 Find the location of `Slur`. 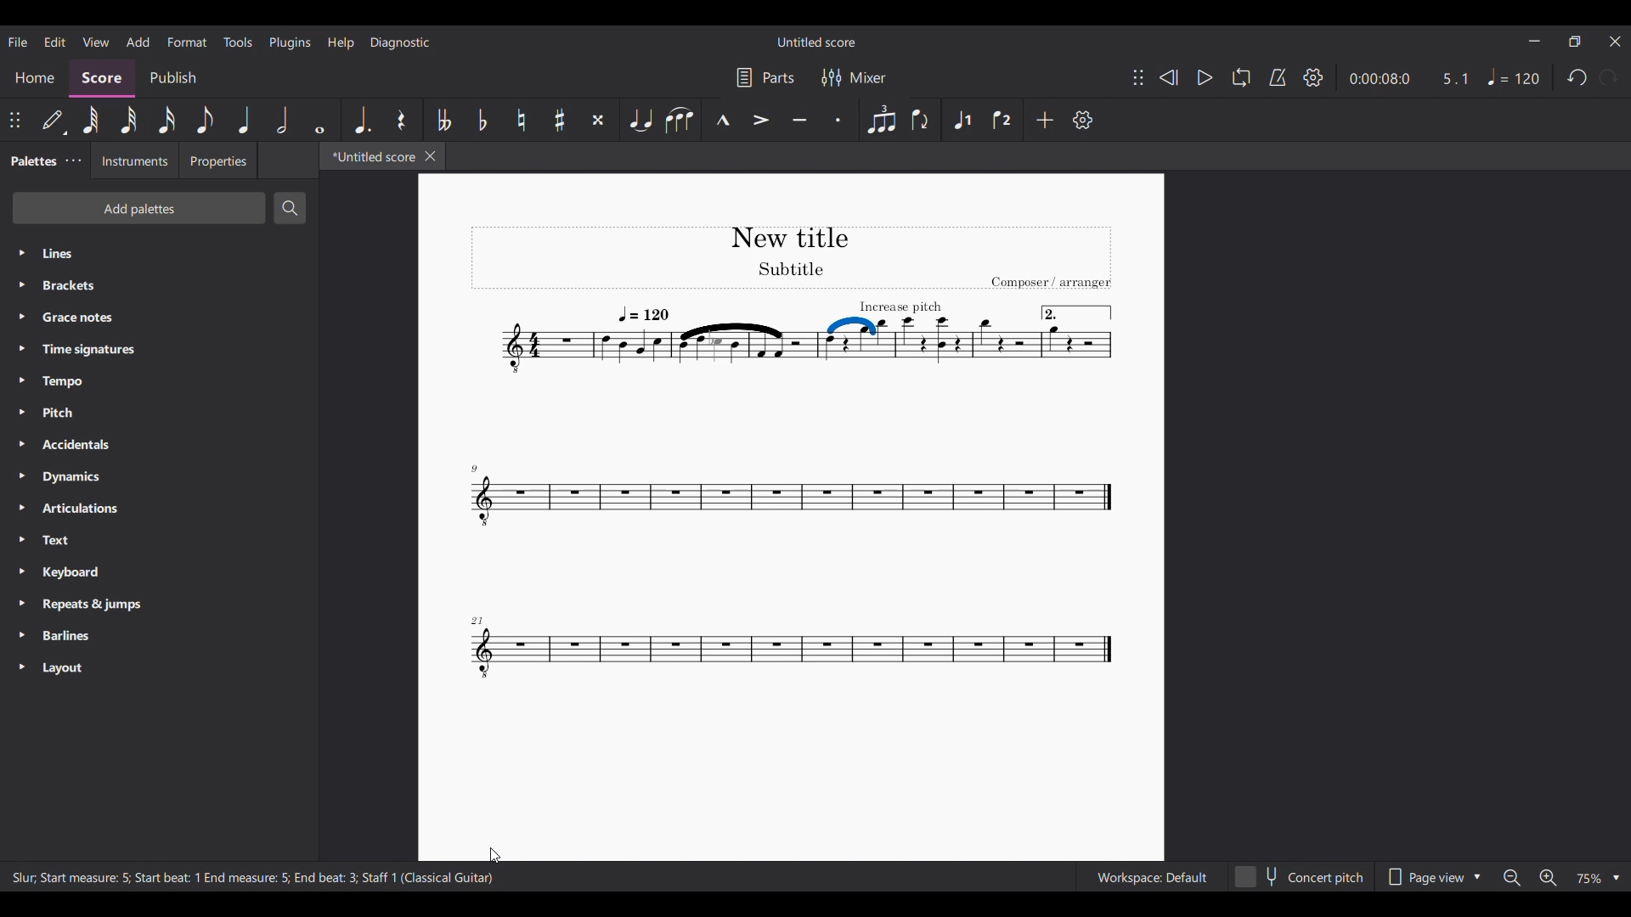

Slur is located at coordinates (680, 120).